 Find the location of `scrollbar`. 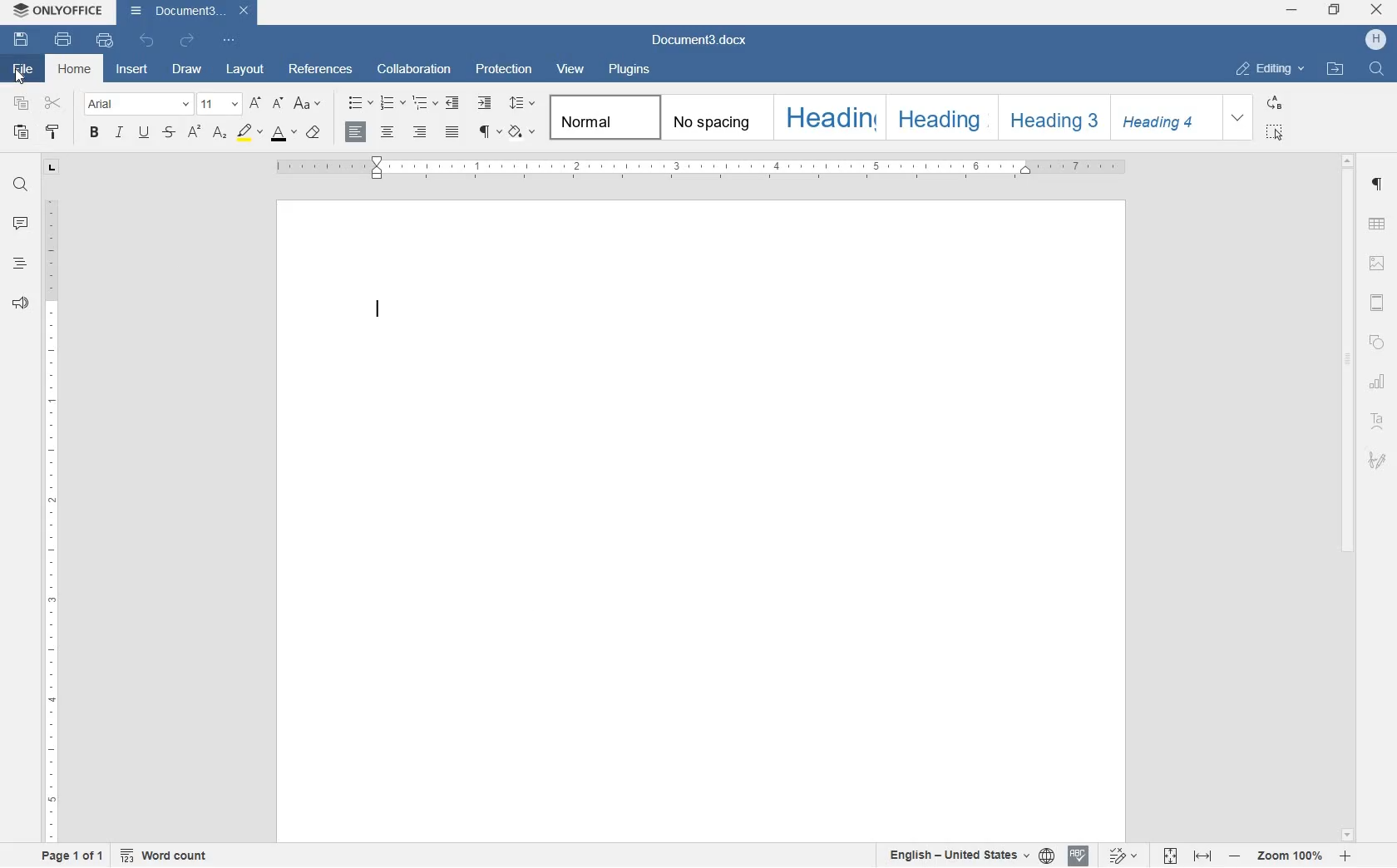

scrollbar is located at coordinates (1348, 498).